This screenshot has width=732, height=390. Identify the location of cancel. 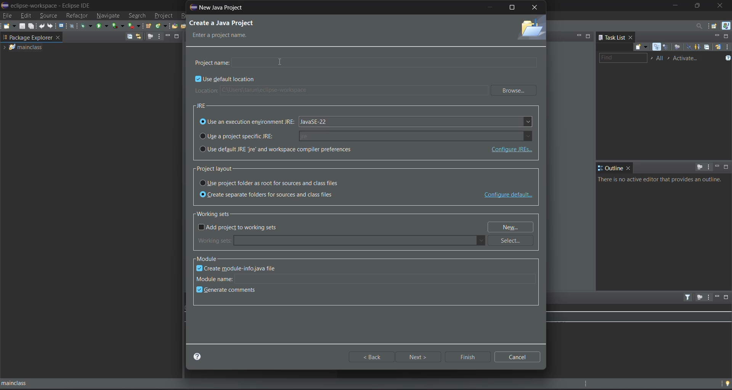
(519, 356).